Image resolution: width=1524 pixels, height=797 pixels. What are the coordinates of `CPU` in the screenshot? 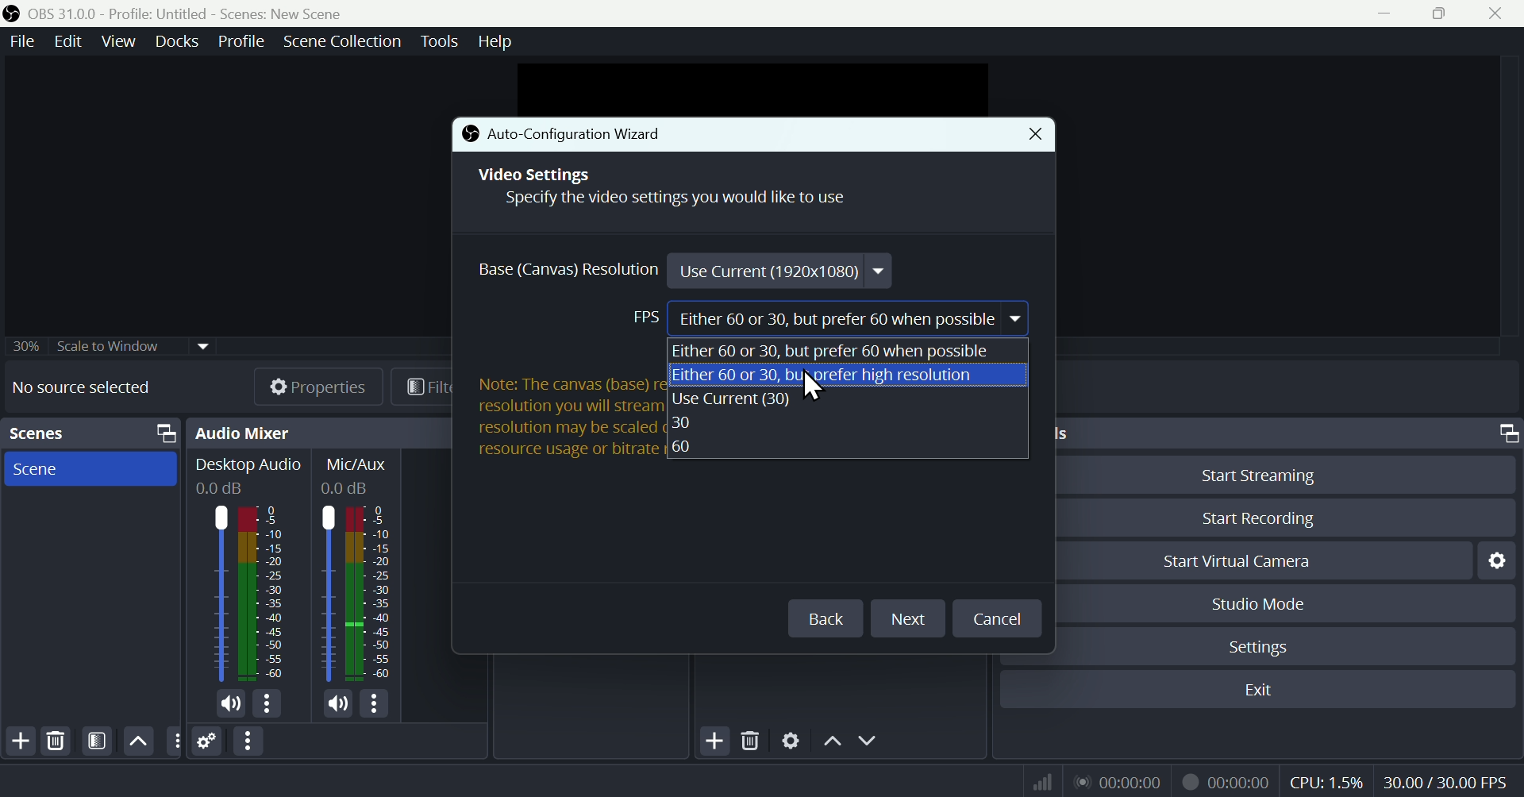 It's located at (1326, 780).